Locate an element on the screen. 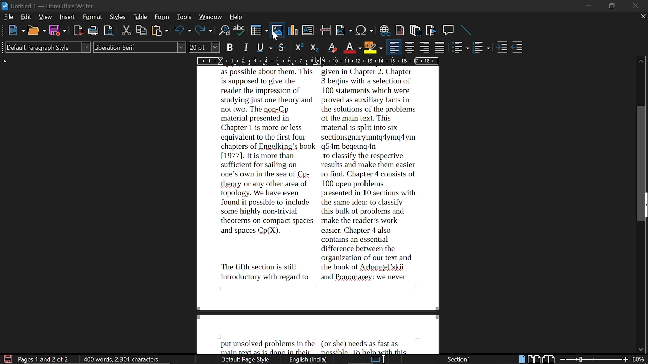 The width and height of the screenshot is (648, 364). justified is located at coordinates (440, 48).